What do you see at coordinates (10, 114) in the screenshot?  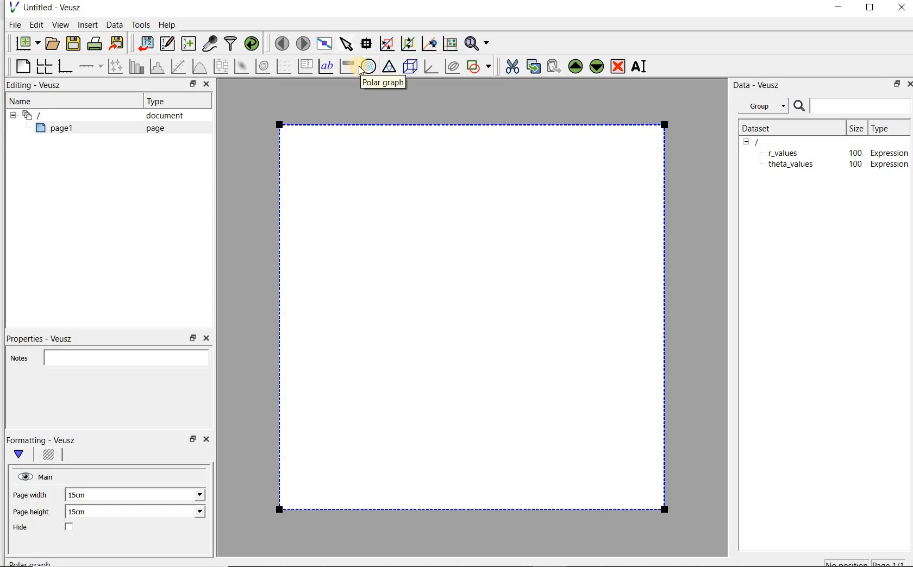 I see `hide sub menu` at bounding box center [10, 114].